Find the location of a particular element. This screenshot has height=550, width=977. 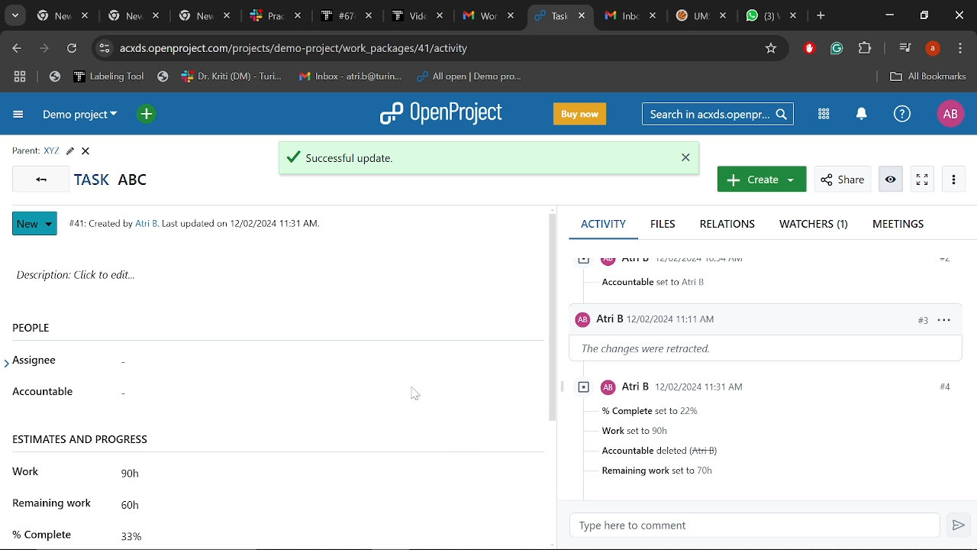

Relations is located at coordinates (727, 225).